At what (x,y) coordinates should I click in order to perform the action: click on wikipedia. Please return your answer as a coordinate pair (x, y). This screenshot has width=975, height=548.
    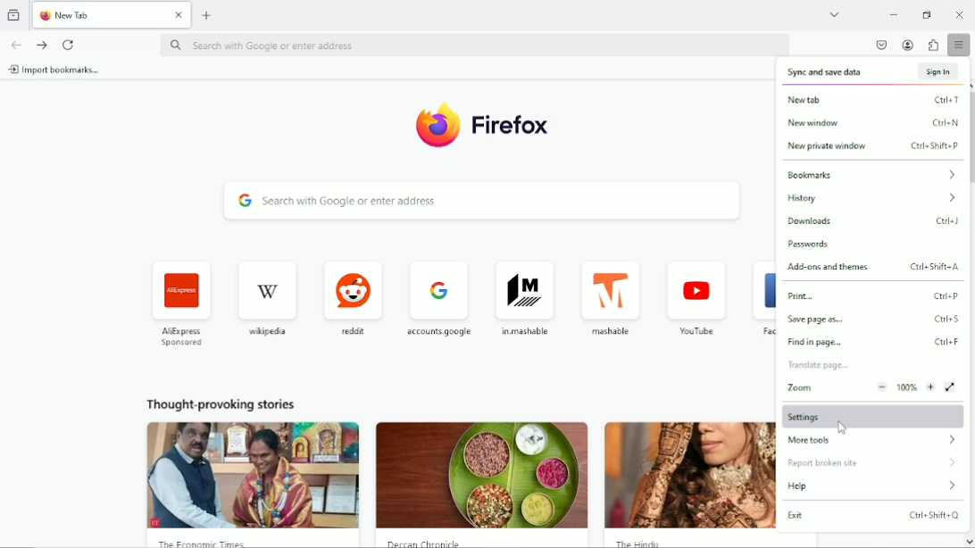
    Looking at the image, I should click on (268, 295).